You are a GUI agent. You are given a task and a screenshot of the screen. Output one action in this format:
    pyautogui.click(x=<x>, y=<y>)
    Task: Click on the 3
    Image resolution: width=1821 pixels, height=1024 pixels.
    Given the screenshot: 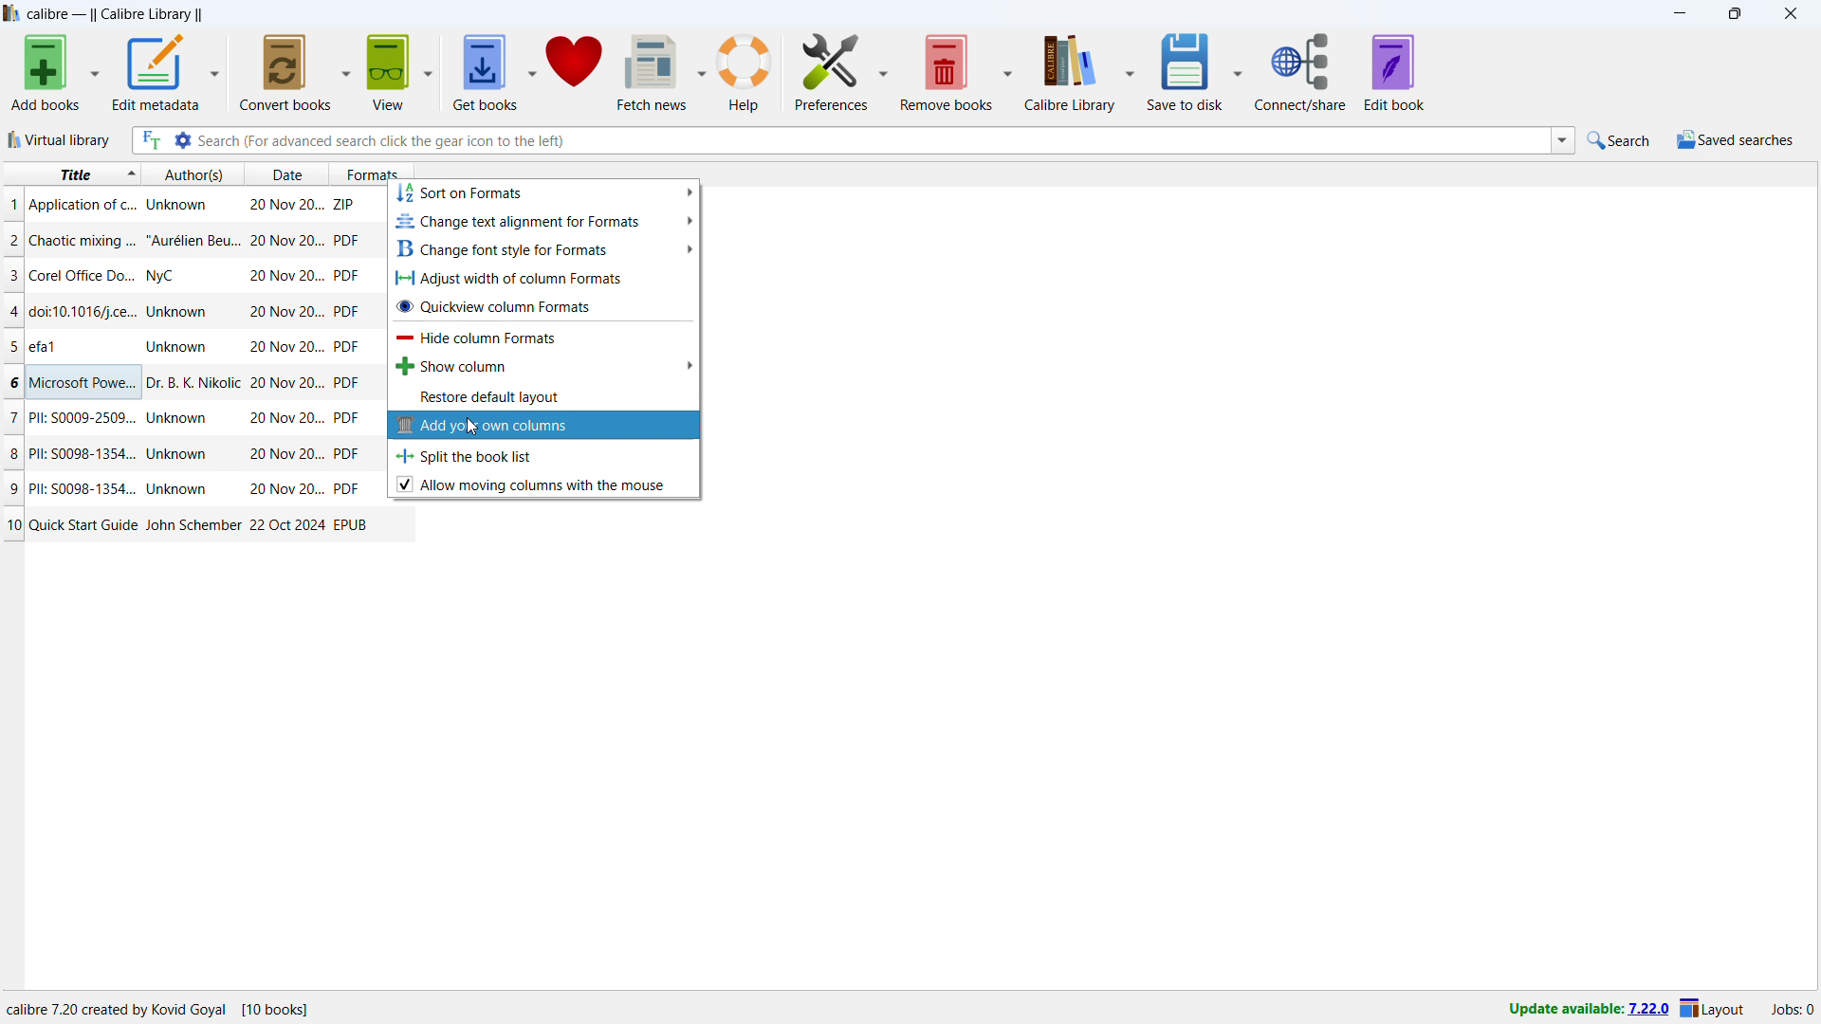 What is the action you would take?
    pyautogui.click(x=11, y=275)
    